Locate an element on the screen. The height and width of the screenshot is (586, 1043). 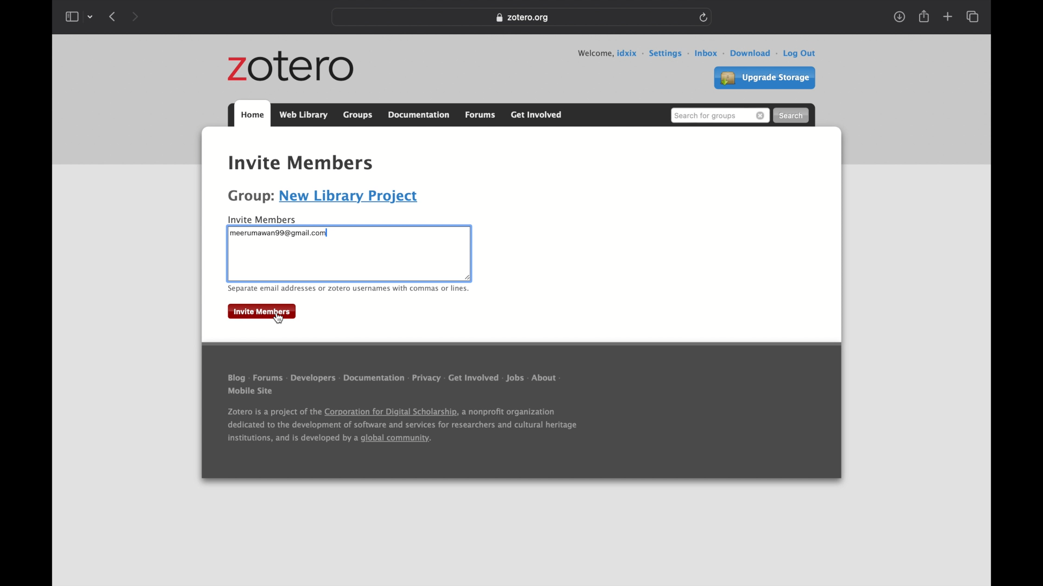
show sidebar is located at coordinates (71, 16).